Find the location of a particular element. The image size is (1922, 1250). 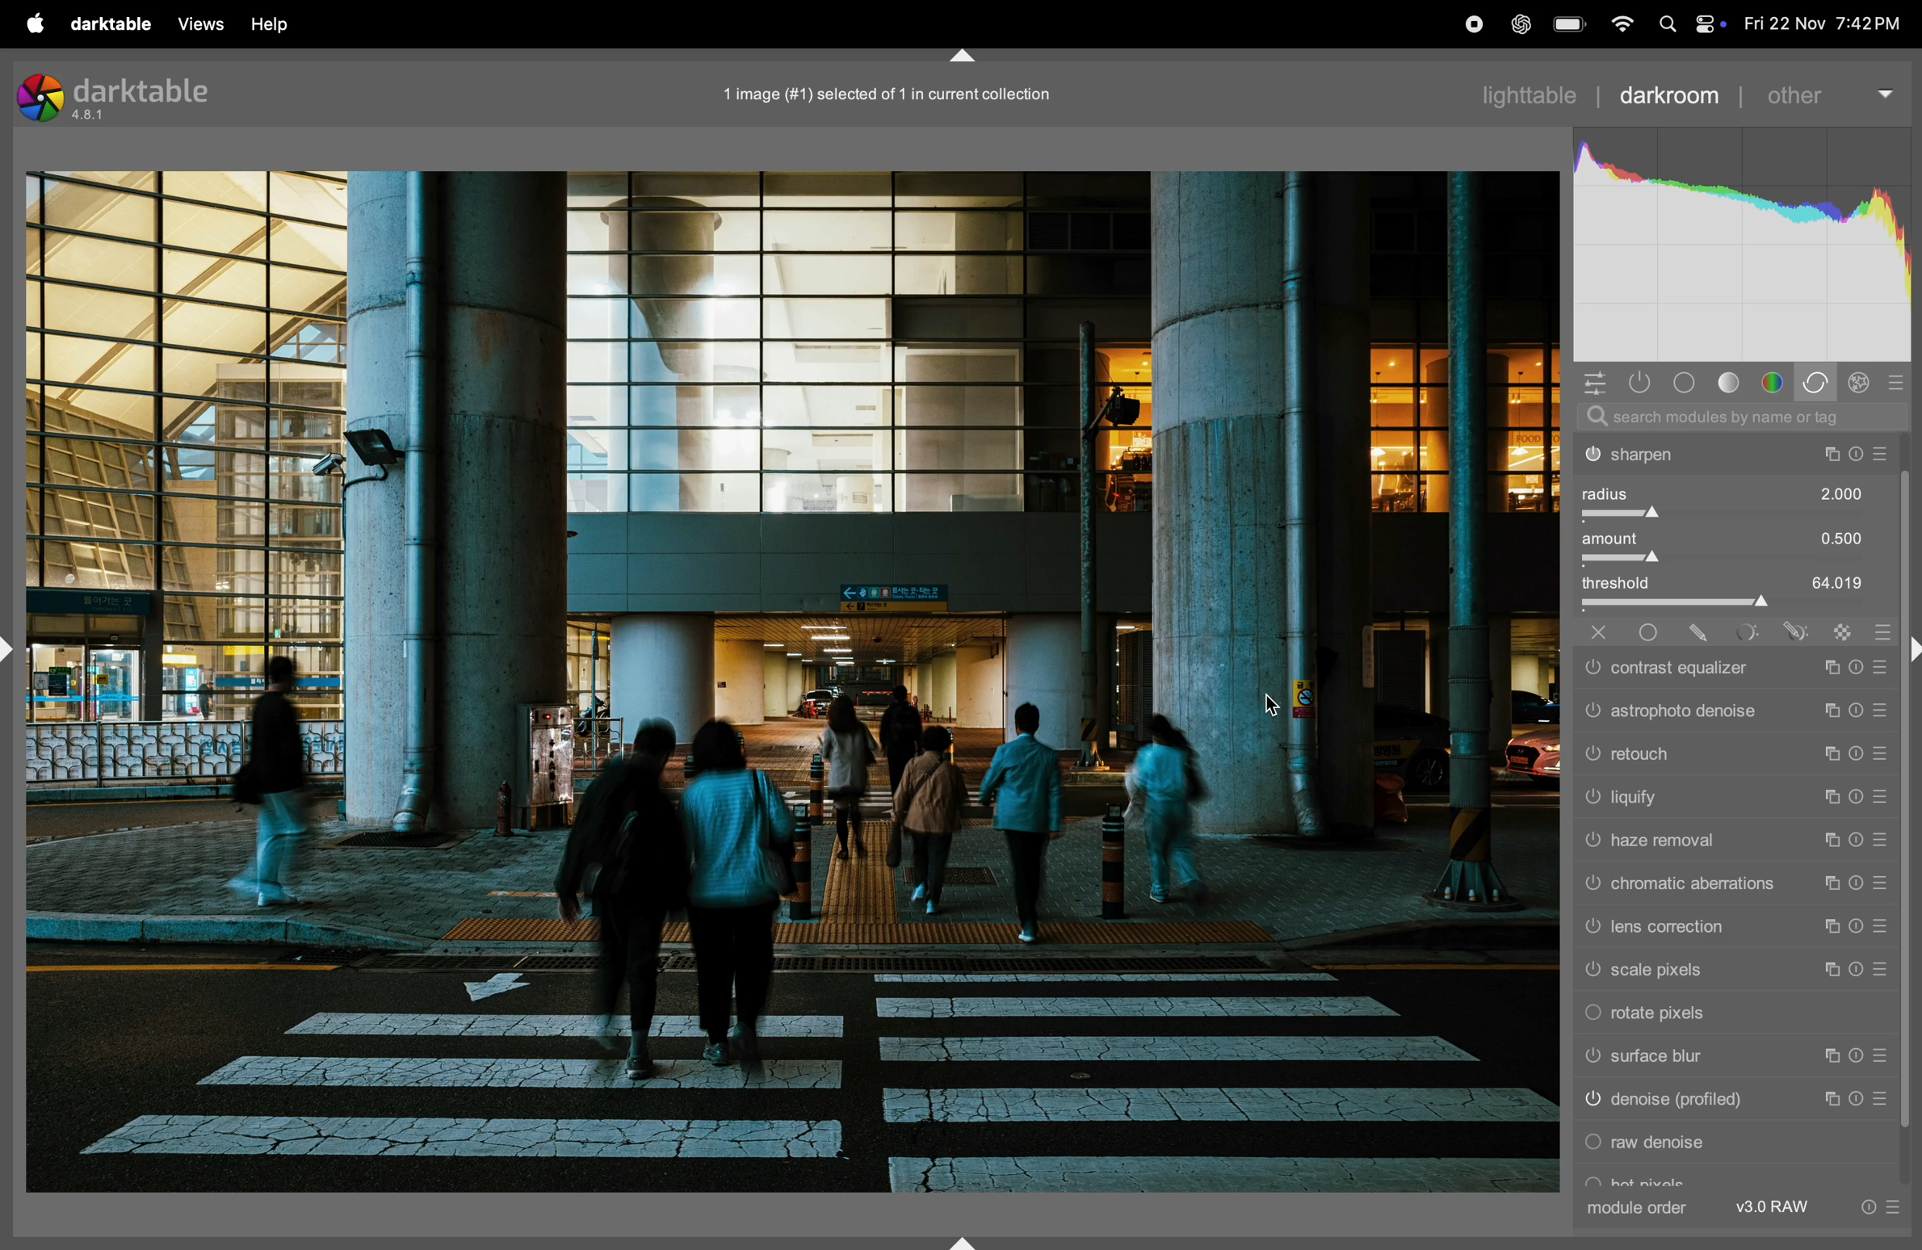

reset is located at coordinates (1899, 383).